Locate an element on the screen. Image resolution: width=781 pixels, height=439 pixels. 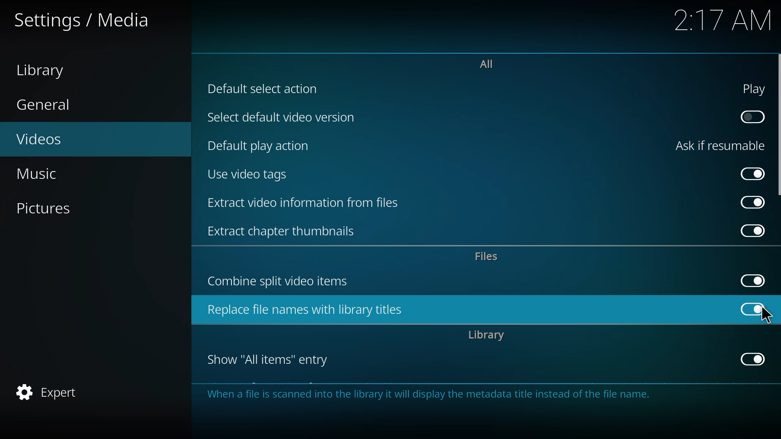
music is located at coordinates (43, 174).